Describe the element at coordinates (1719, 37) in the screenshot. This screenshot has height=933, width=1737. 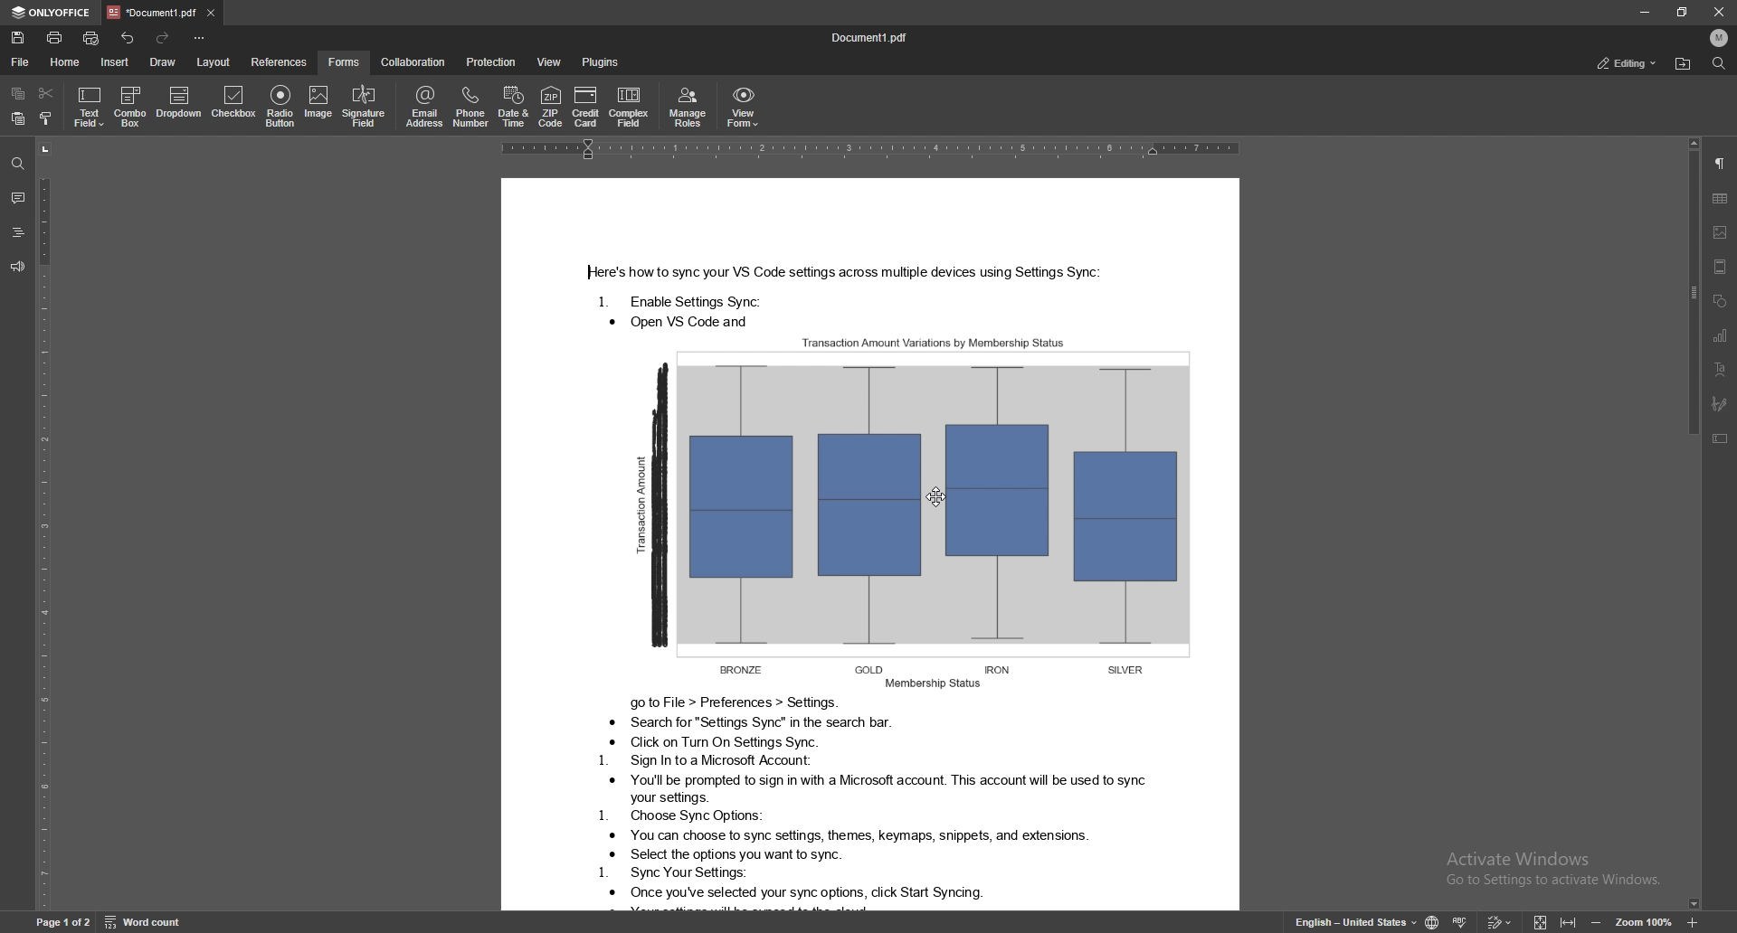
I see `profile` at that location.